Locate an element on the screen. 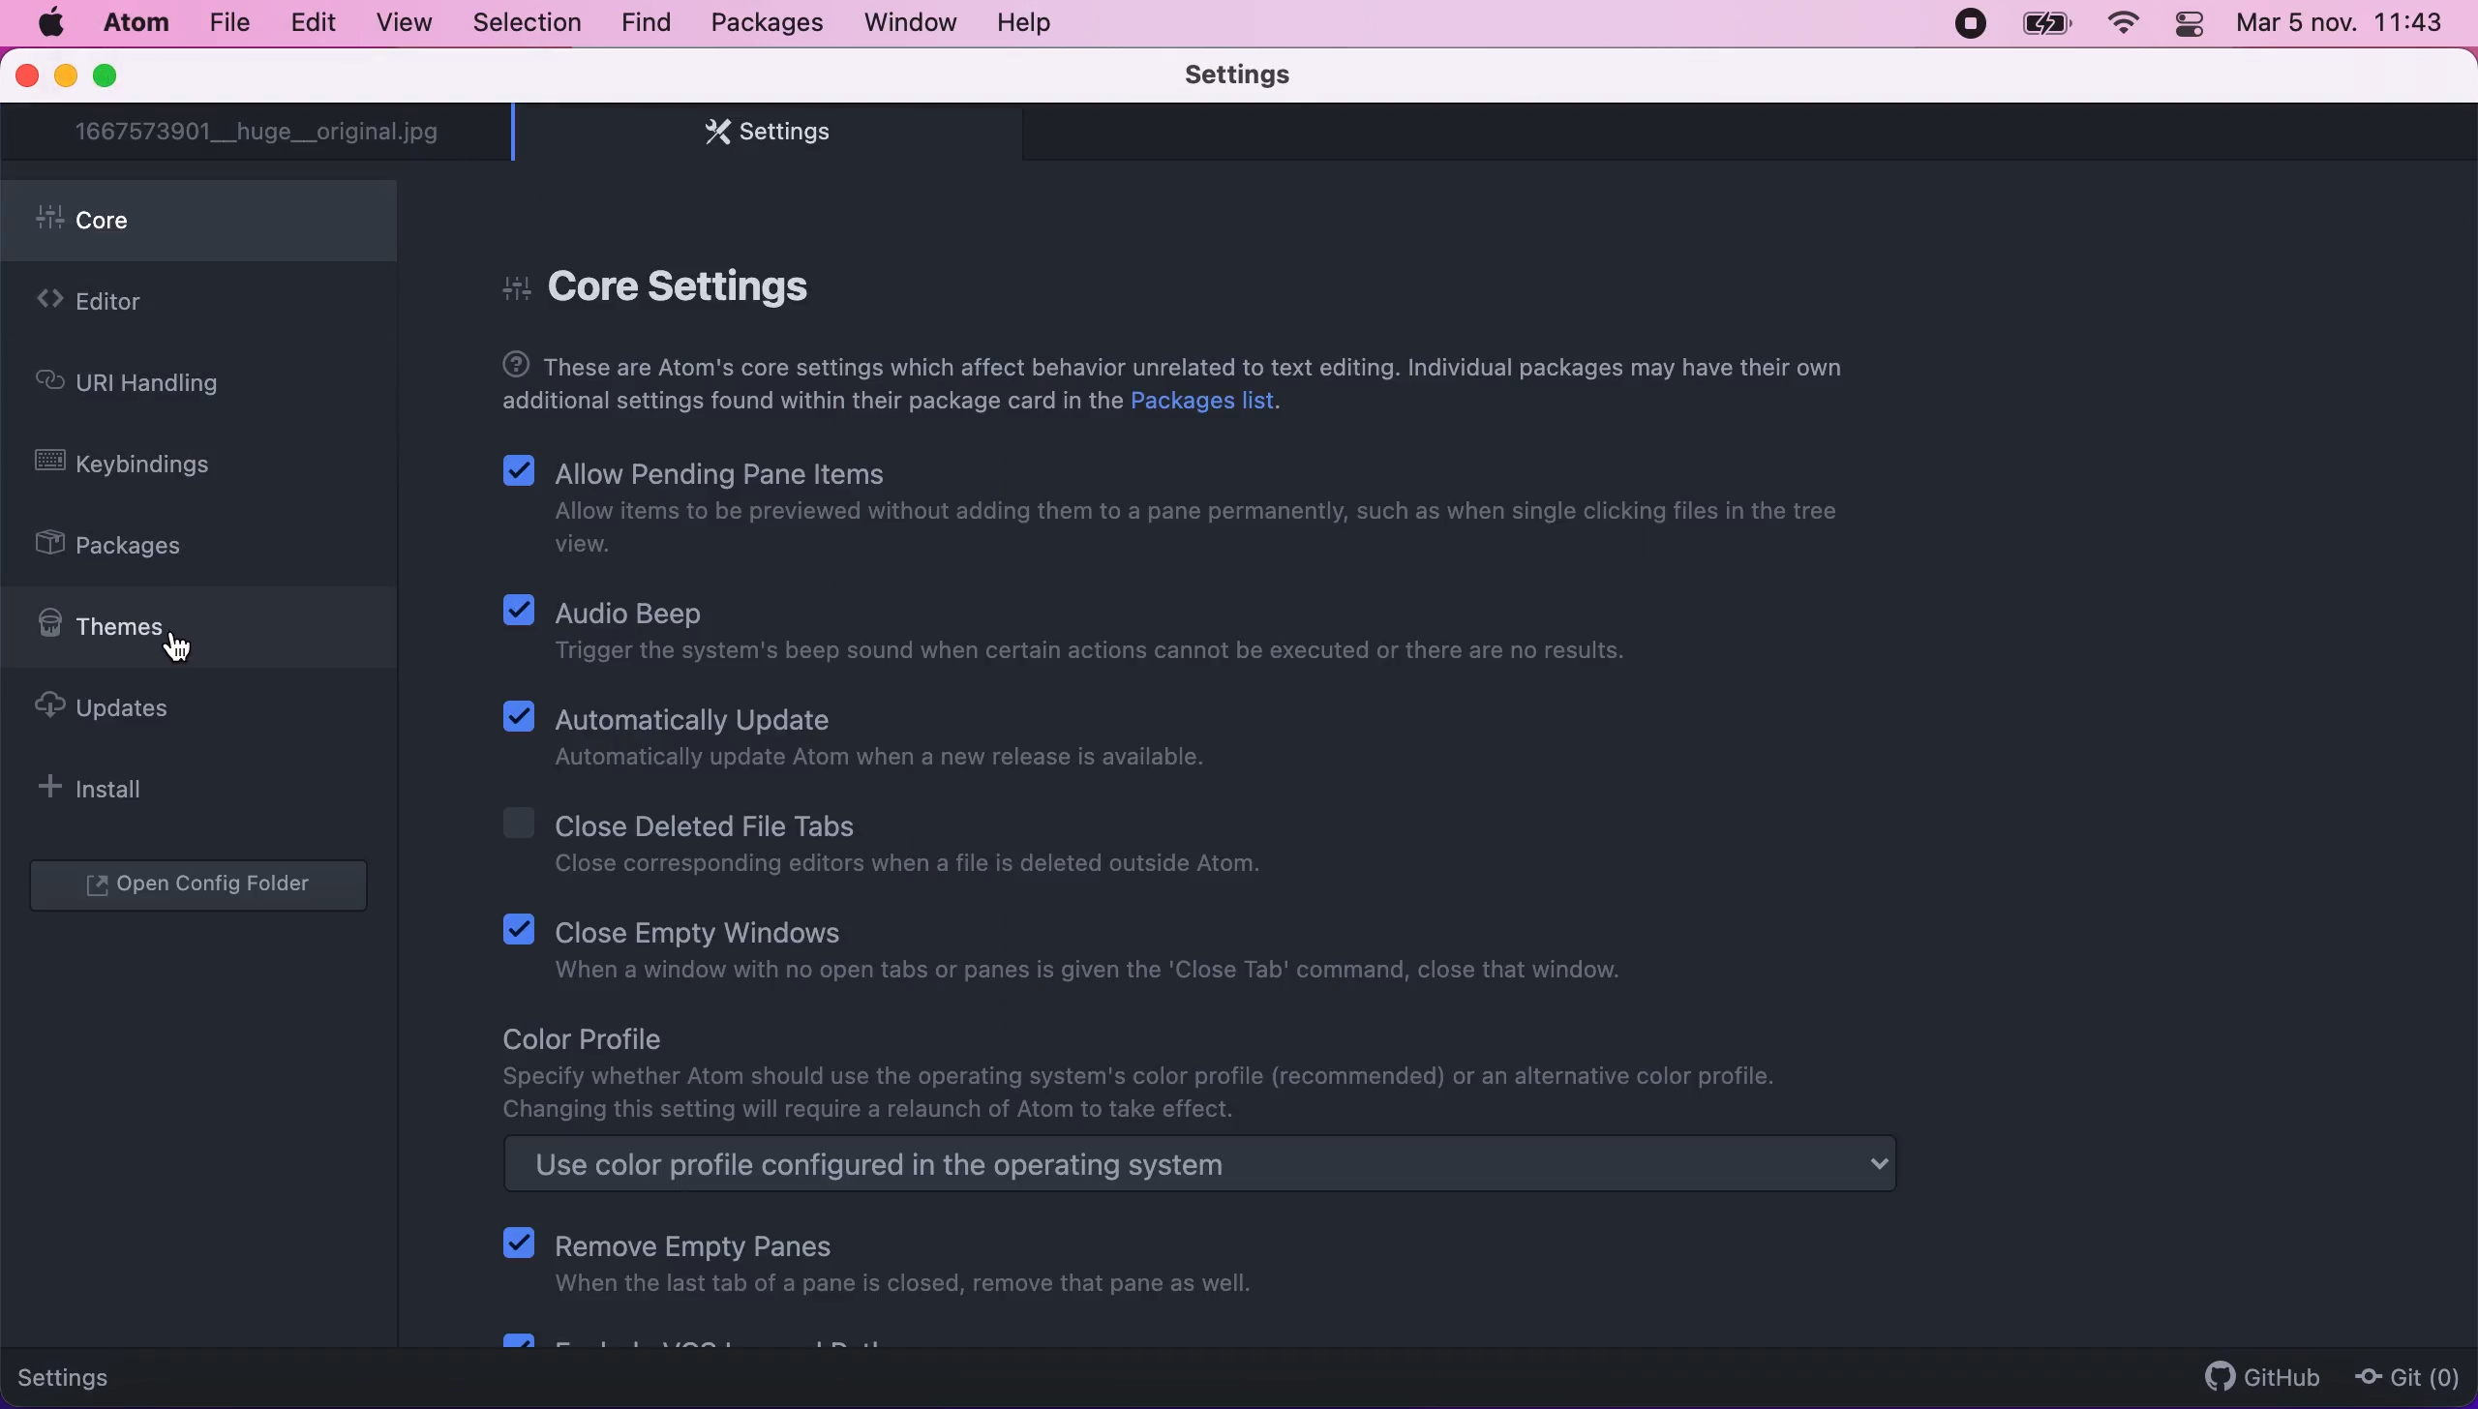 Image resolution: width=2478 pixels, height=1409 pixels. updates is located at coordinates (165, 716).